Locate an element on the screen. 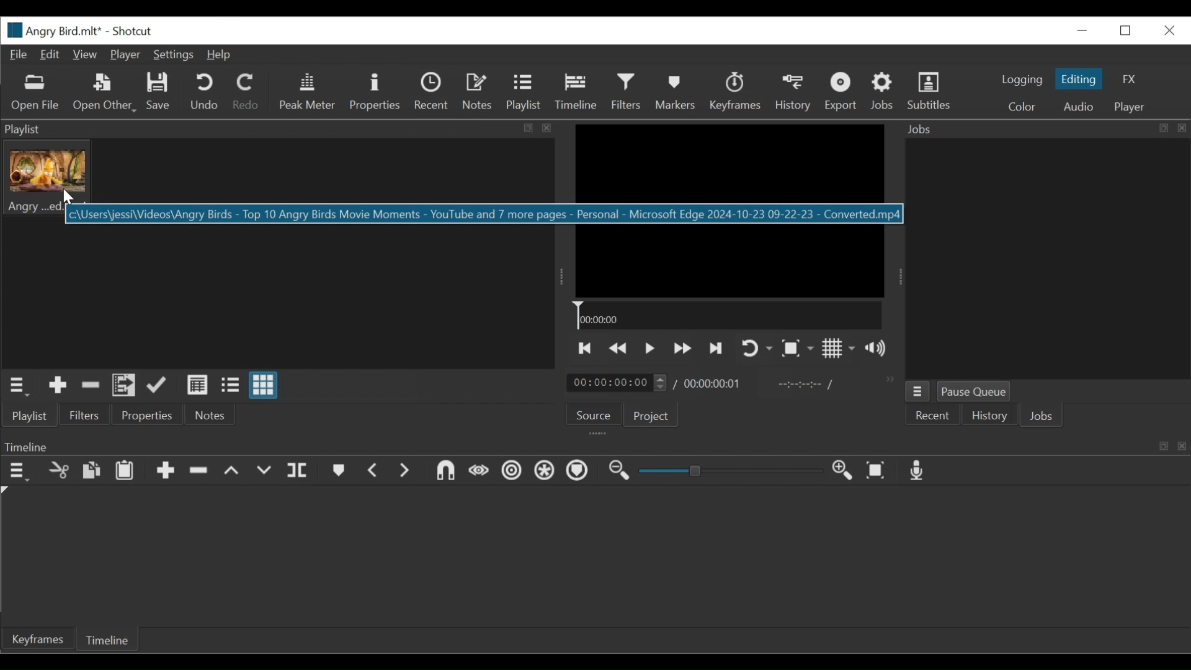 The image size is (1191, 670). Close is located at coordinates (1084, 30).